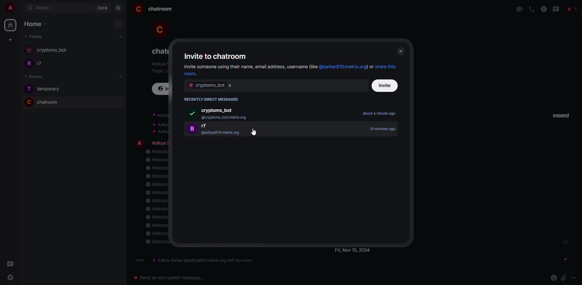 Image resolution: width=582 pixels, height=285 pixels. Describe the element at coordinates (253, 132) in the screenshot. I see `cursor` at that location.